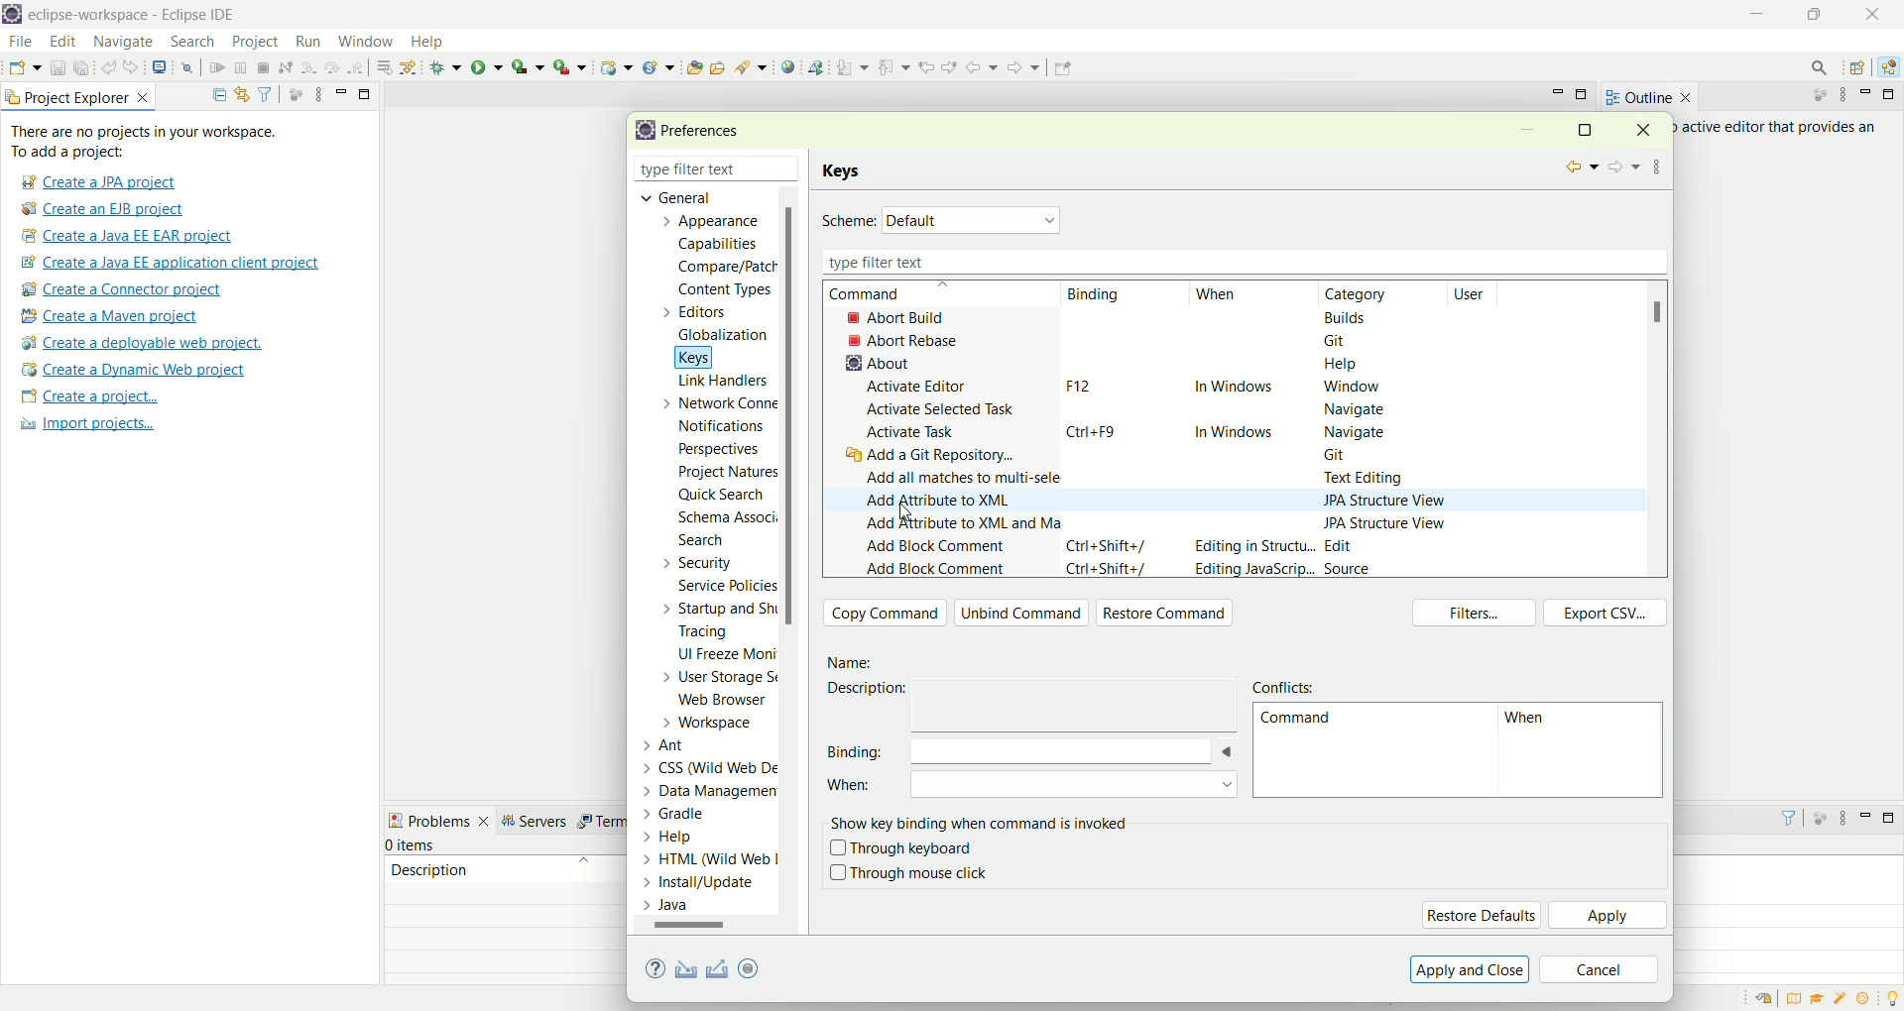 Image resolution: width=1904 pixels, height=1011 pixels. What do you see at coordinates (1878, 14) in the screenshot?
I see `close` at bounding box center [1878, 14].